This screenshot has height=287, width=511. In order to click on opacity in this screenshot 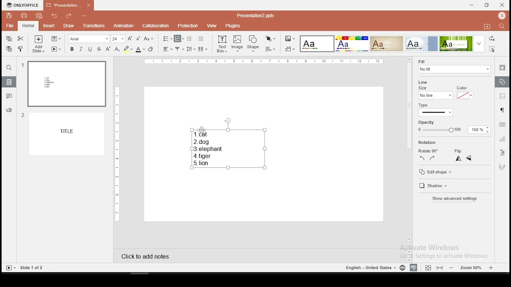, I will do `click(454, 127)`.